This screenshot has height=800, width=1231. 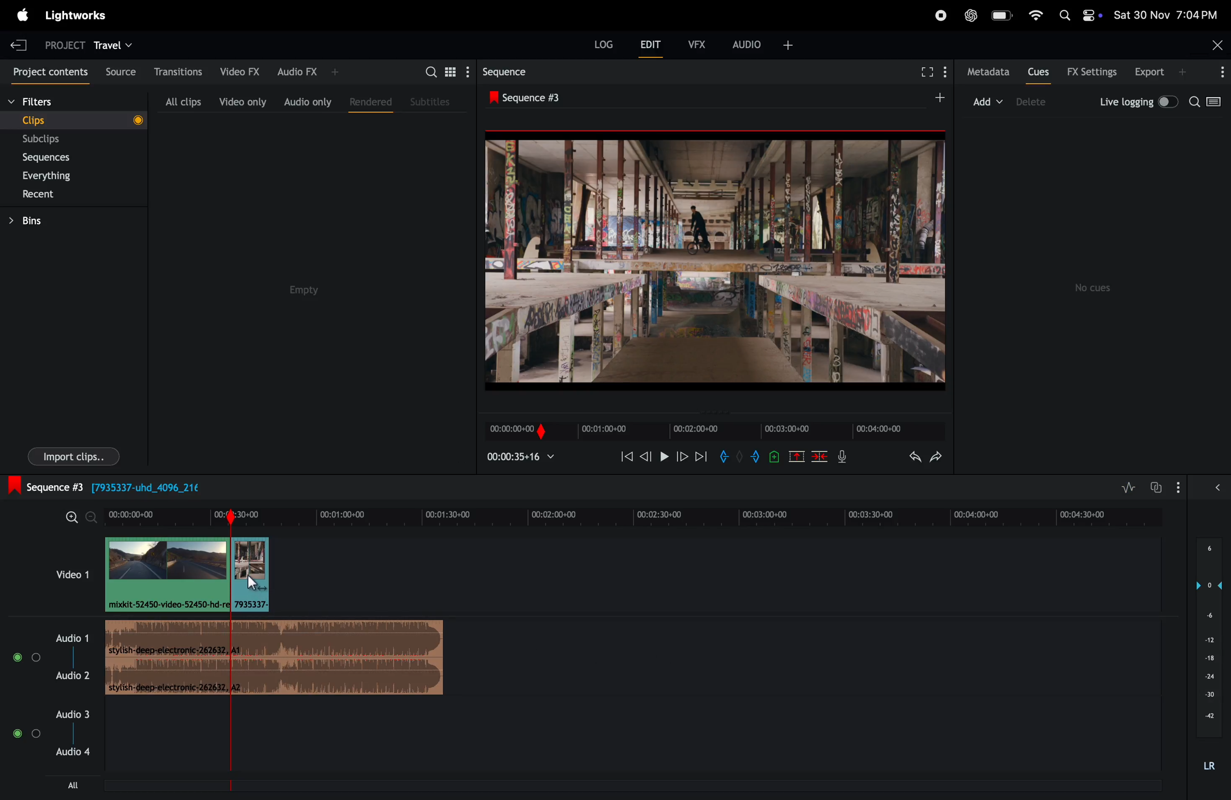 What do you see at coordinates (1137, 102) in the screenshot?
I see `live logging` at bounding box center [1137, 102].